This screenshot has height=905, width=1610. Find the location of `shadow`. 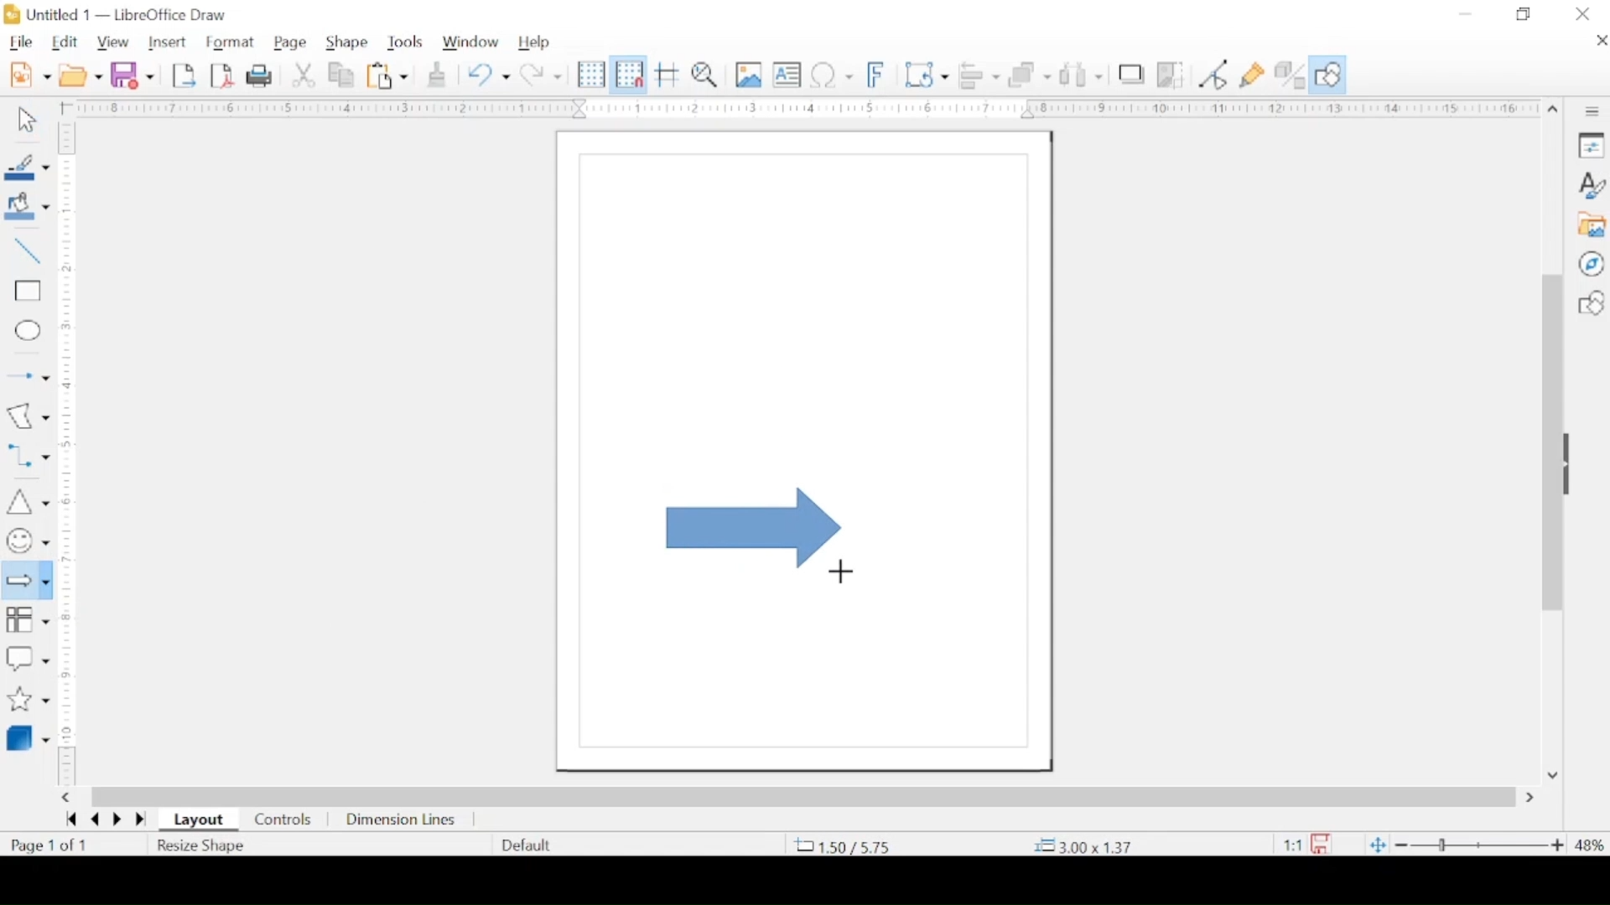

shadow is located at coordinates (1131, 72).